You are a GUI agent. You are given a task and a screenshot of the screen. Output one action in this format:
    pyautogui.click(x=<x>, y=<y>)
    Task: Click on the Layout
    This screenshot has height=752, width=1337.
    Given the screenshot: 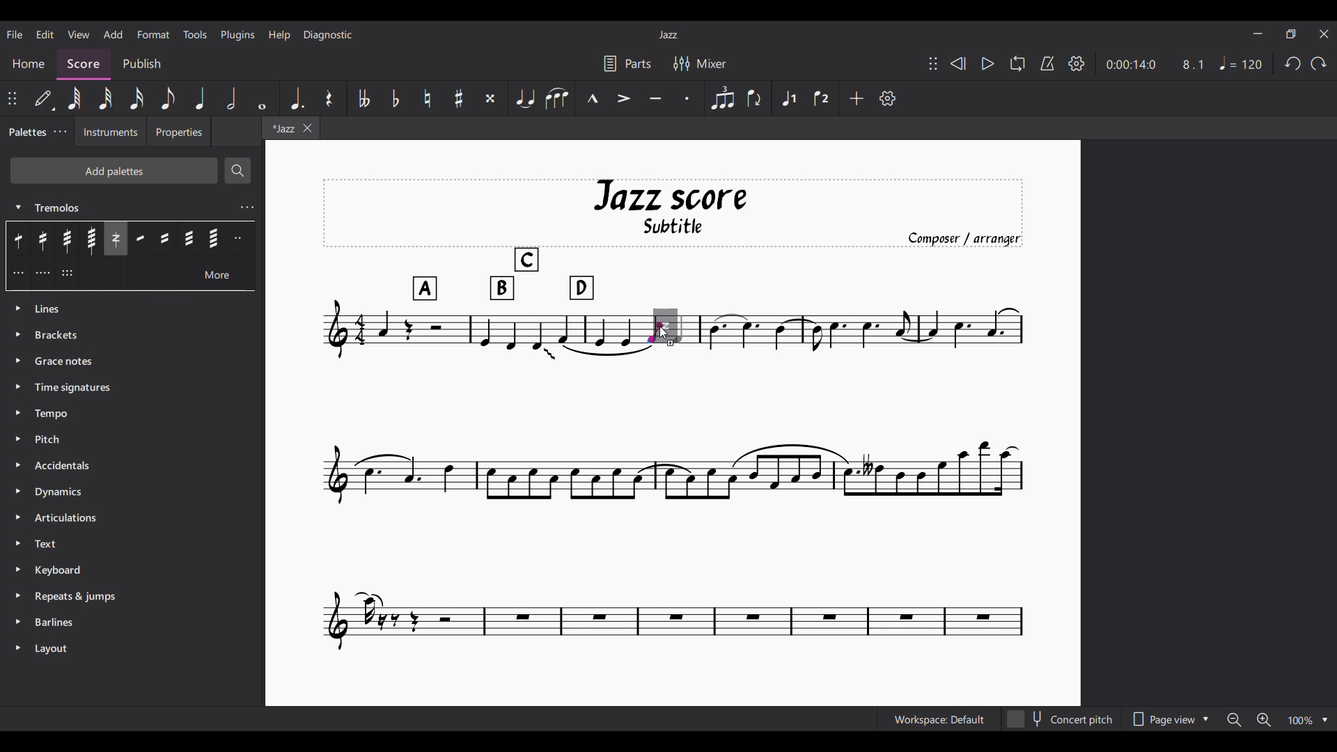 What is the action you would take?
    pyautogui.click(x=130, y=650)
    